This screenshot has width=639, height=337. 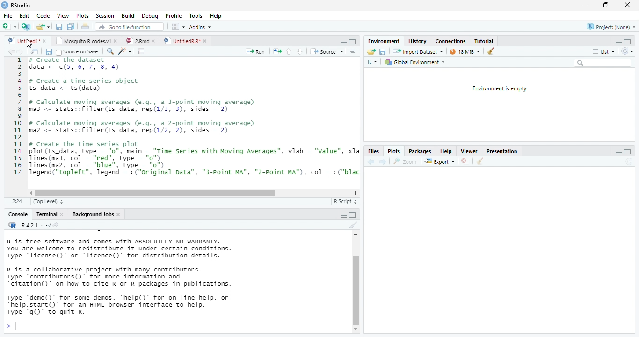 What do you see at coordinates (373, 152) in the screenshot?
I see `Files` at bounding box center [373, 152].